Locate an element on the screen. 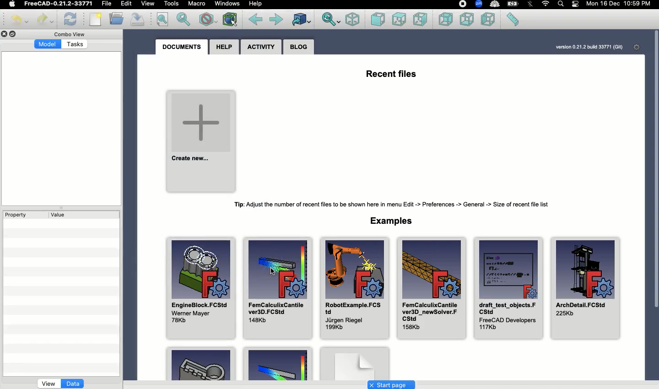 This screenshot has height=389, width=659. Recent files is located at coordinates (390, 72).